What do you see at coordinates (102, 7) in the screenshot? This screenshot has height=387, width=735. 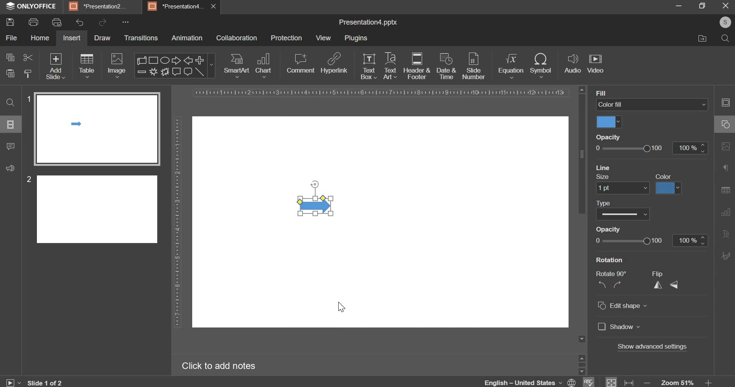 I see `BE Presentation?` at bounding box center [102, 7].